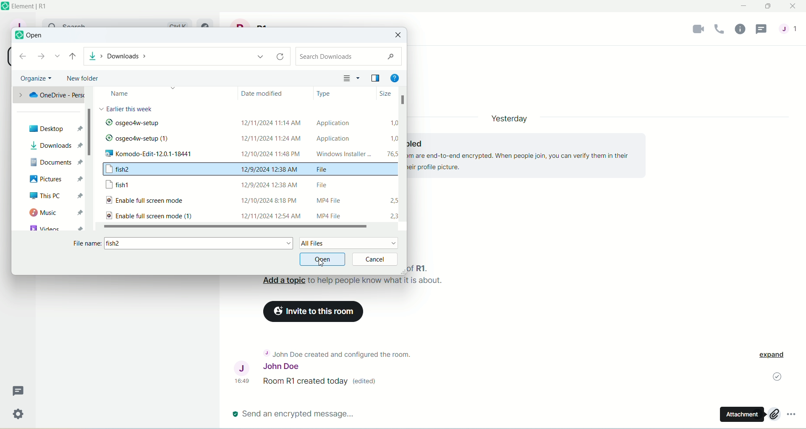  What do you see at coordinates (523, 153) in the screenshot?
I see `ed
1 are end-to-end encrypted. When people join, you can verify them in their
ir profile picture.` at bounding box center [523, 153].